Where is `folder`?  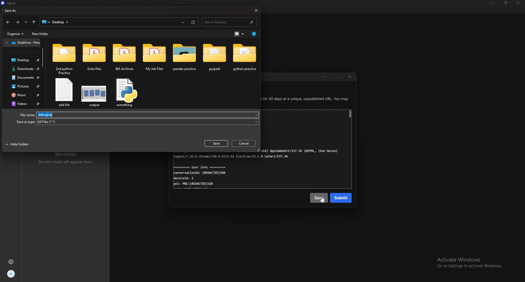 folder is located at coordinates (245, 57).